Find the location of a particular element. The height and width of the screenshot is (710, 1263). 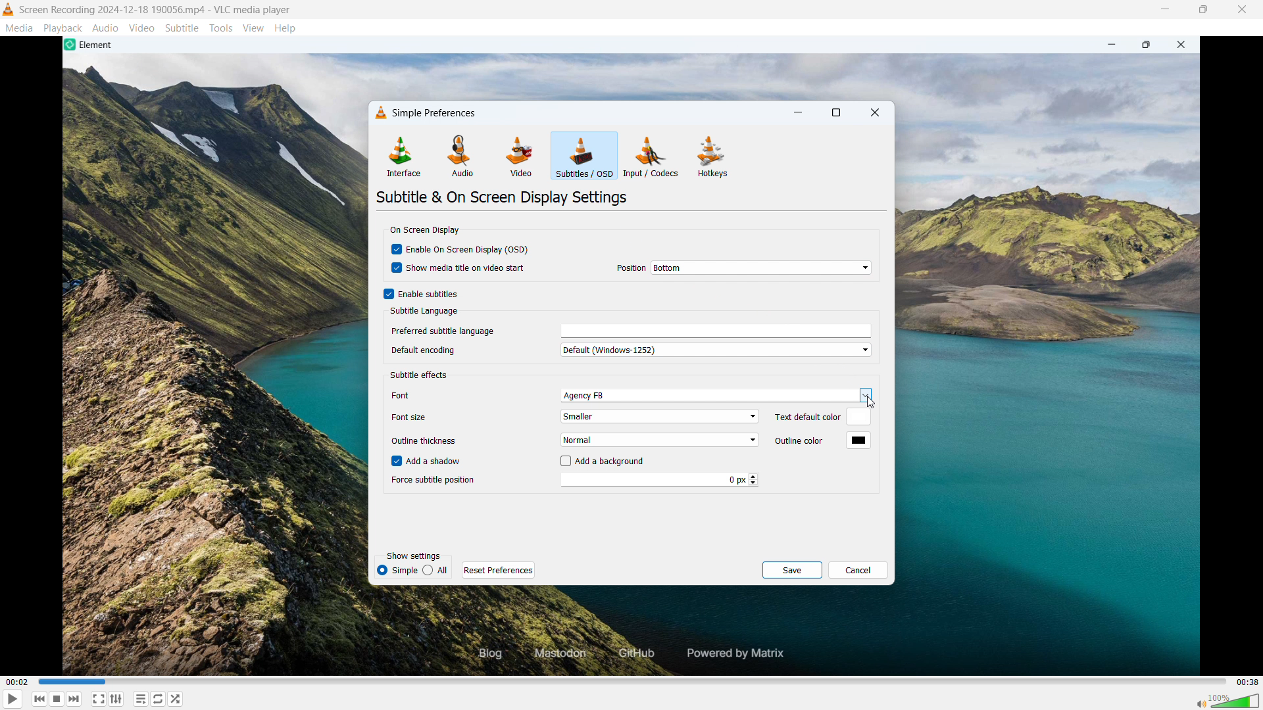

Position is located at coordinates (631, 268).